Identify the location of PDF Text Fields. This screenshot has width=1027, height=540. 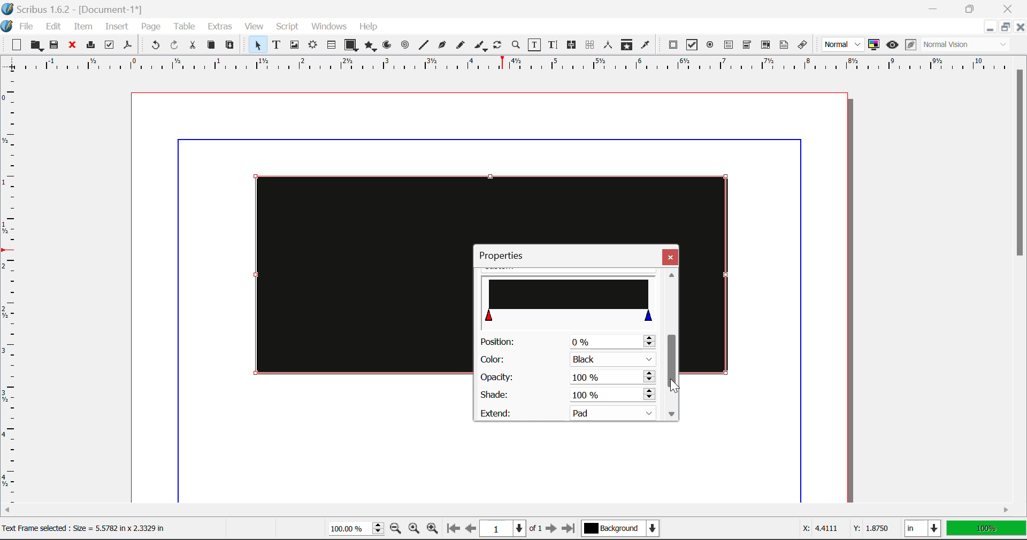
(729, 45).